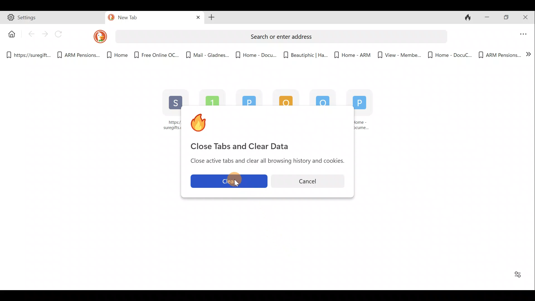  I want to click on ARM Pensions Internet Portal, so click(213, 97).